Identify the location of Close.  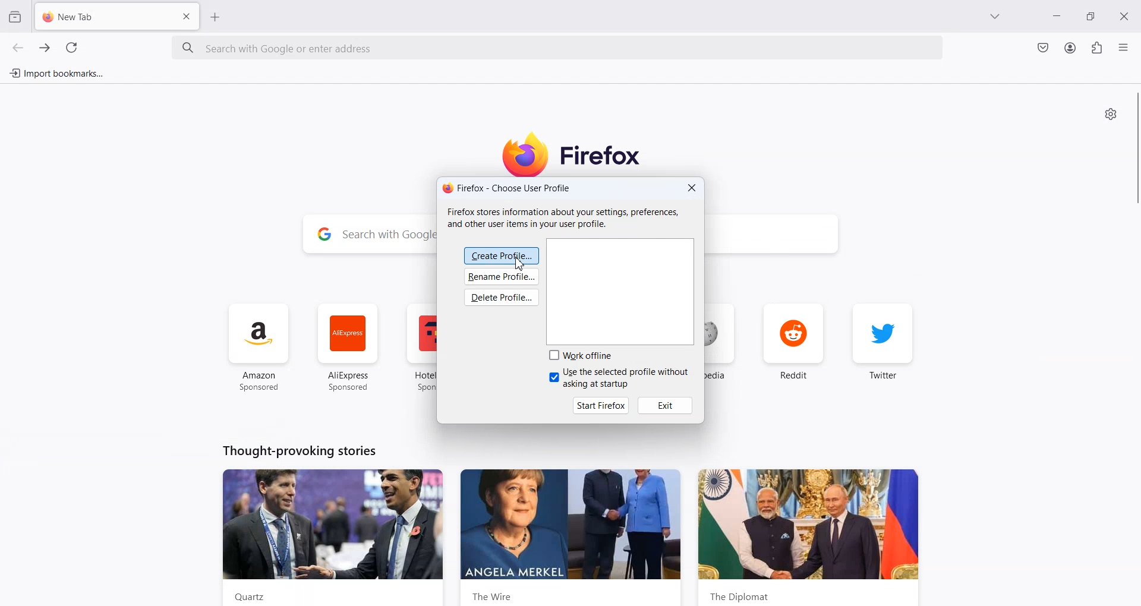
(1127, 15).